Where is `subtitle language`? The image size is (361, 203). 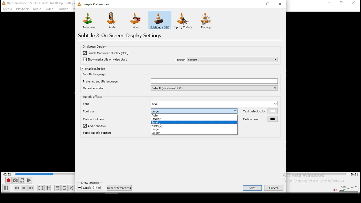
subtitle language is located at coordinates (93, 74).